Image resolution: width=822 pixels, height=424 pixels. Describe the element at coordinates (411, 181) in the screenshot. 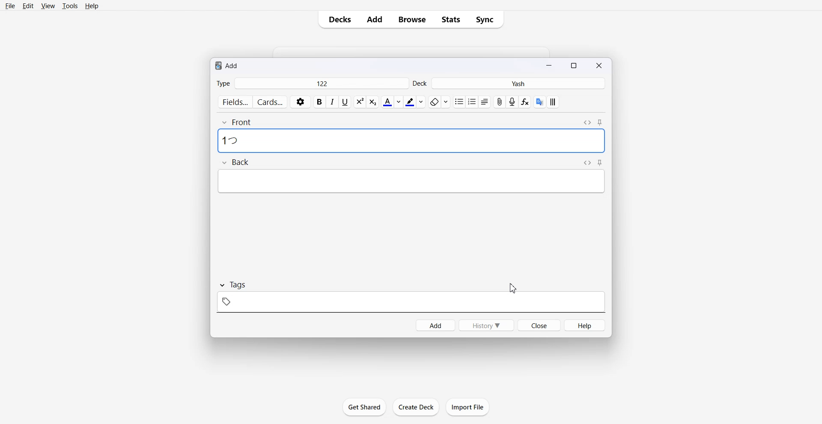

I see `typing space` at that location.